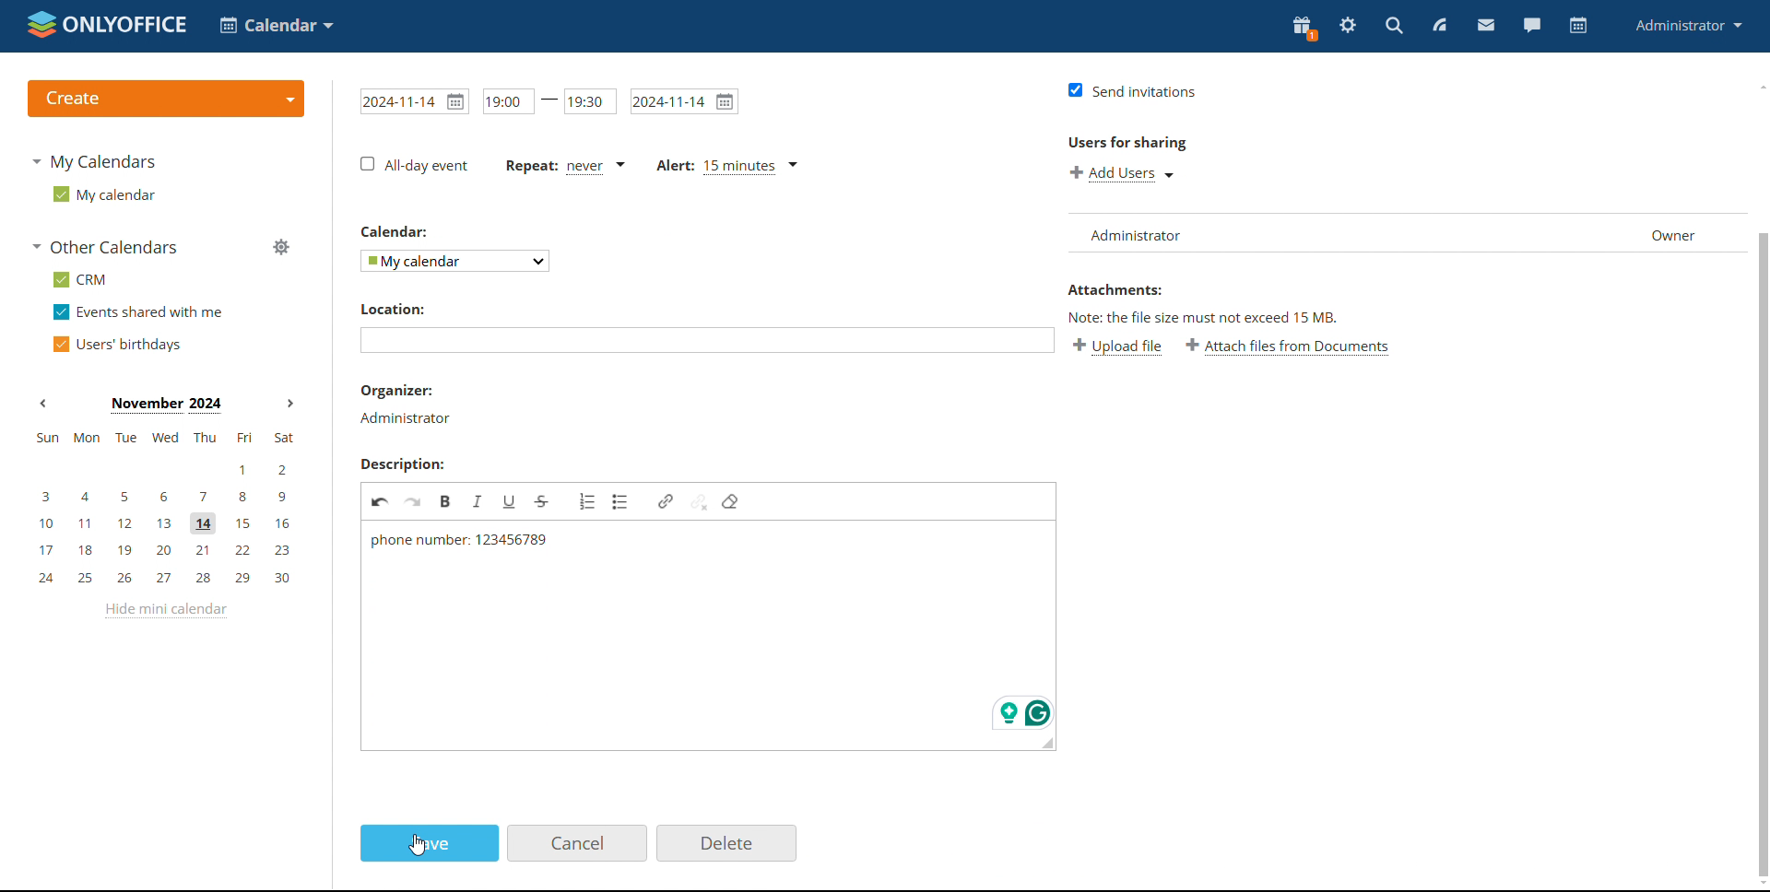  What do you see at coordinates (417, 848) in the screenshot?
I see `cursor` at bounding box center [417, 848].